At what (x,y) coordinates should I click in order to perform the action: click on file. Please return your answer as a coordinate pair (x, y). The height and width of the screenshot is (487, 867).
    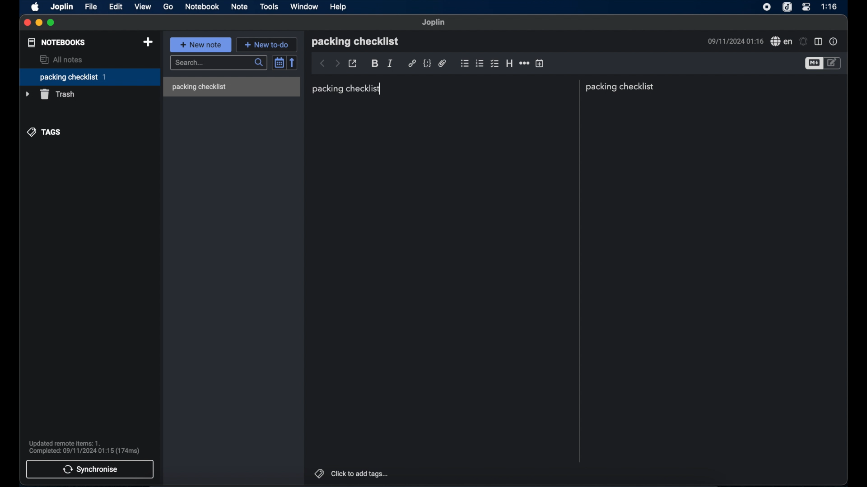
    Looking at the image, I should click on (92, 7).